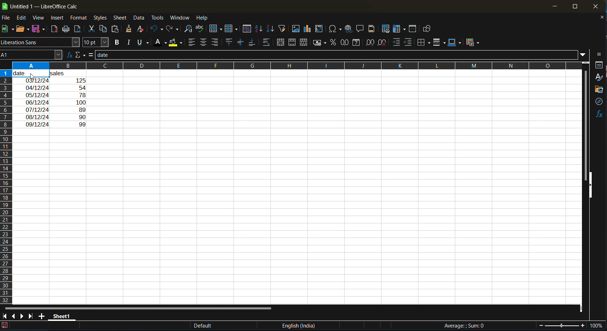  I want to click on paste, so click(116, 29).